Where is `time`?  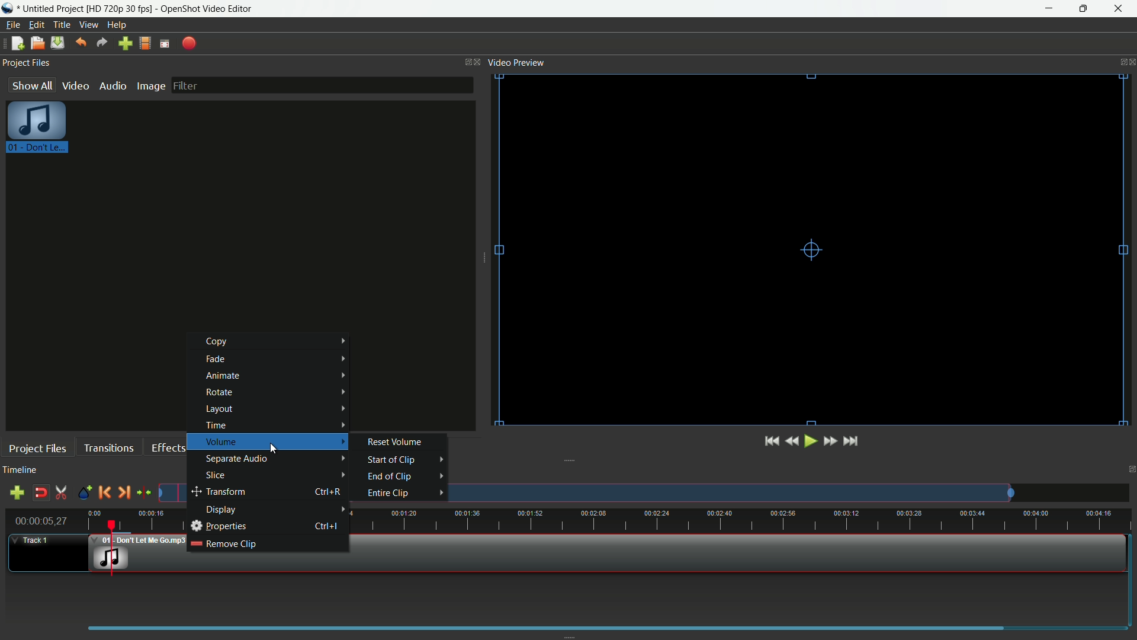 time is located at coordinates (742, 520).